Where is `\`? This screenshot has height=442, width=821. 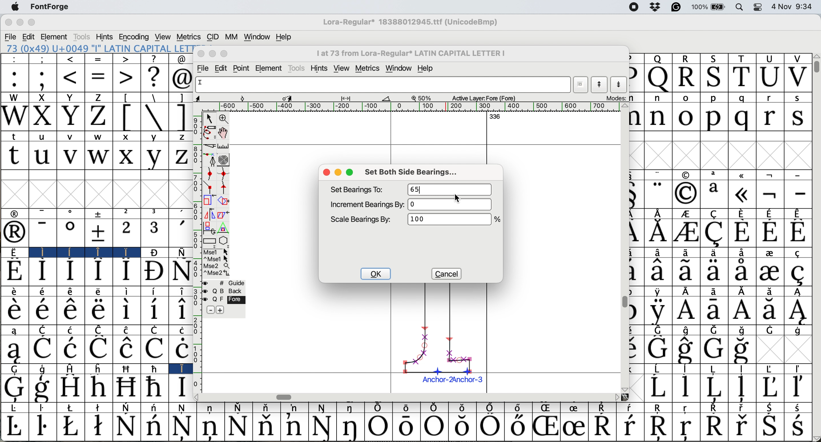
\ is located at coordinates (154, 97).